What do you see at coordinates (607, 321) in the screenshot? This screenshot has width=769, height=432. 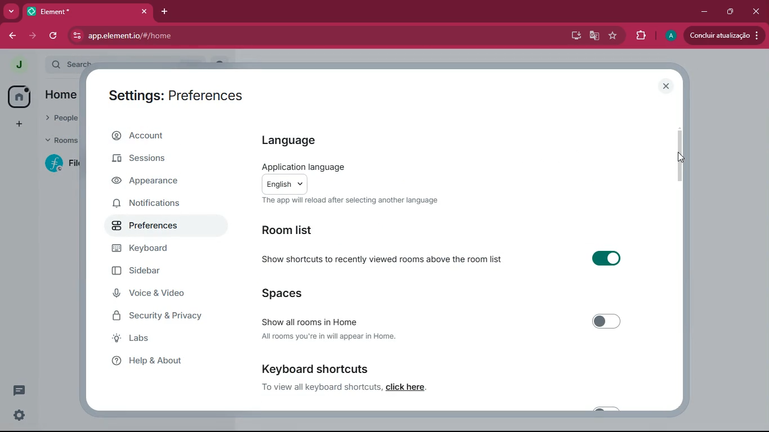 I see `toggle on/off` at bounding box center [607, 321].